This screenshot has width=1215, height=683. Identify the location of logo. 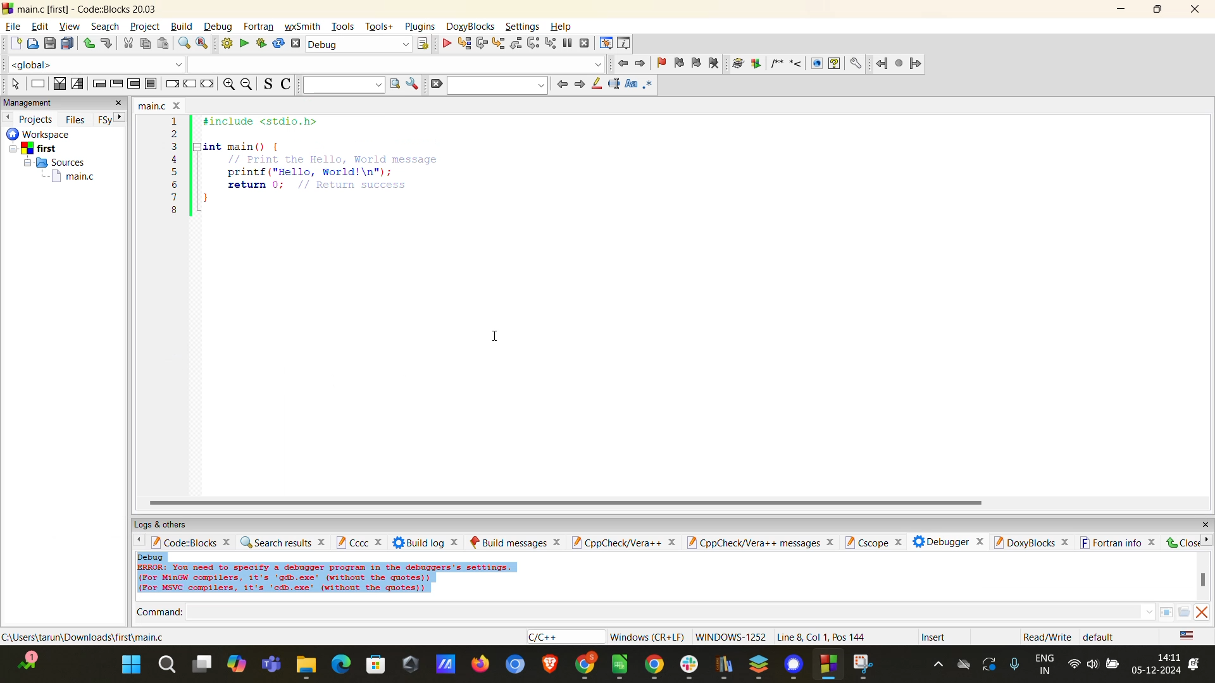
(447, 665).